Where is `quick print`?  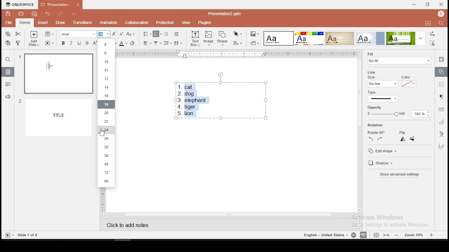
quick print is located at coordinates (34, 14).